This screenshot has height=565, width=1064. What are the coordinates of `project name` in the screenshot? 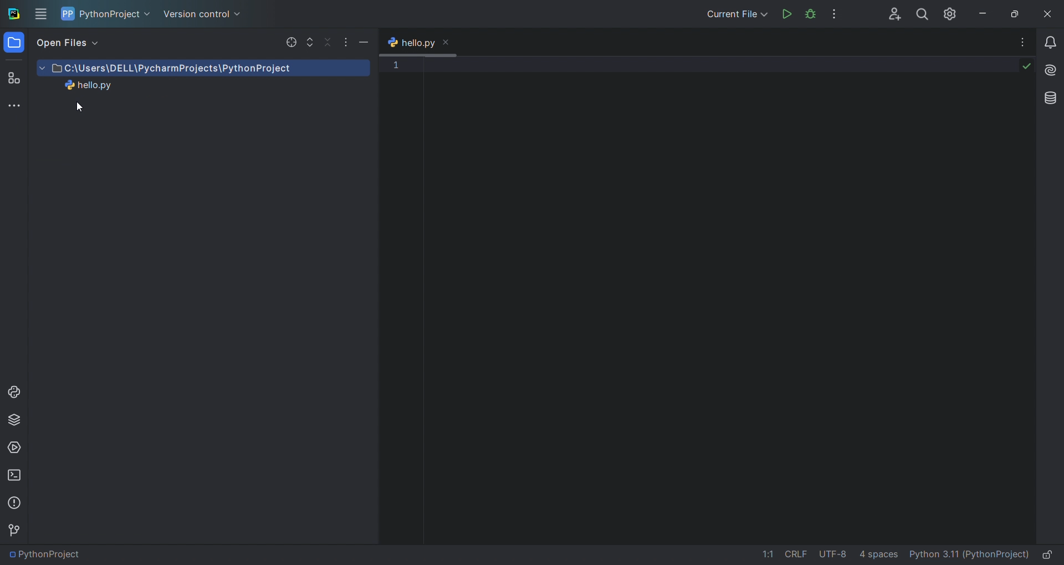 It's located at (107, 14).